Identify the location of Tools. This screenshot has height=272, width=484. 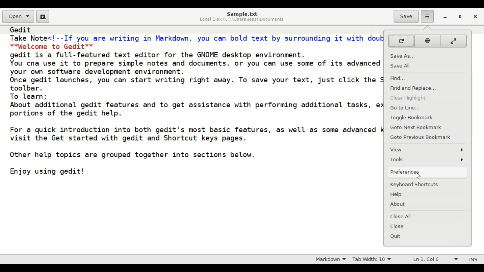
(427, 160).